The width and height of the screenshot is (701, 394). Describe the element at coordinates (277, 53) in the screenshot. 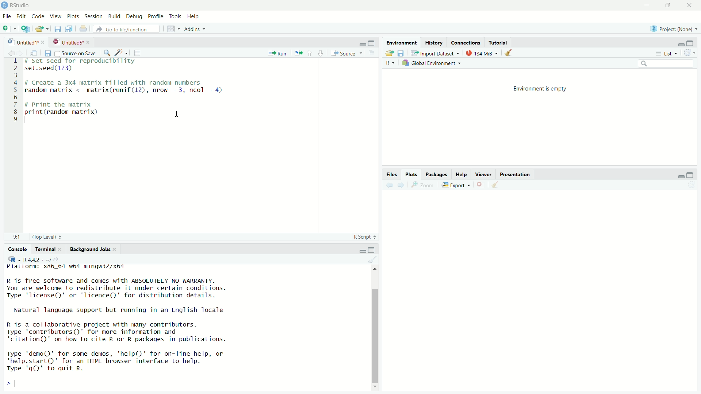

I see `Run` at that location.